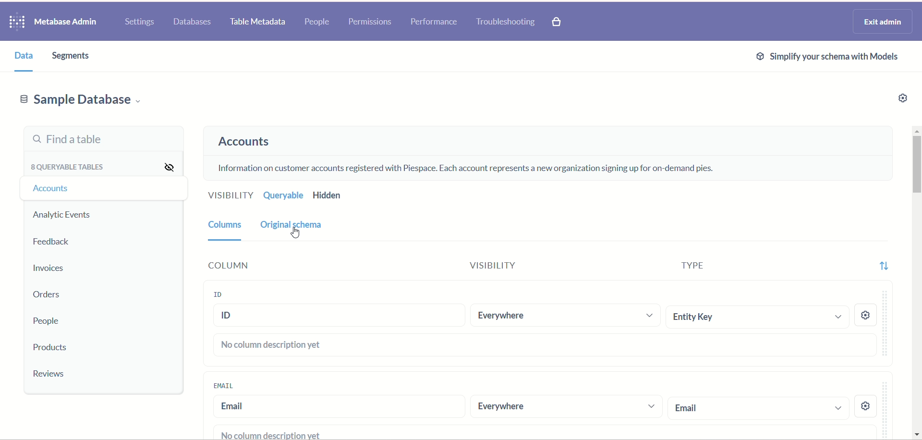 Image resolution: width=922 pixels, height=440 pixels. I want to click on id, so click(219, 294).